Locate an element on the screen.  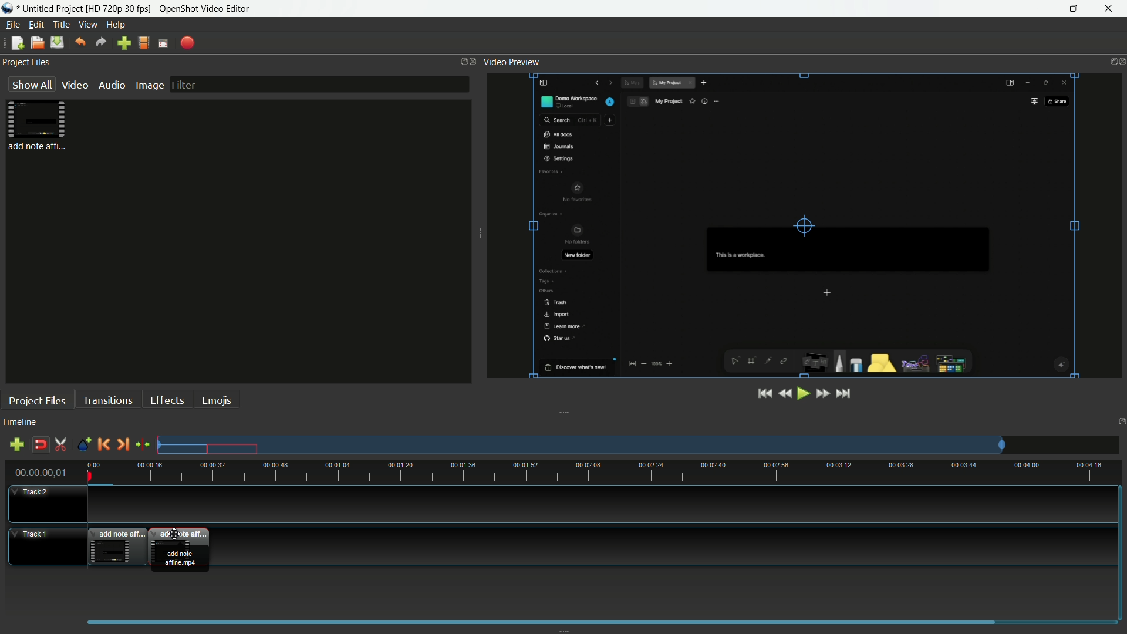
video is located at coordinates (73, 85).